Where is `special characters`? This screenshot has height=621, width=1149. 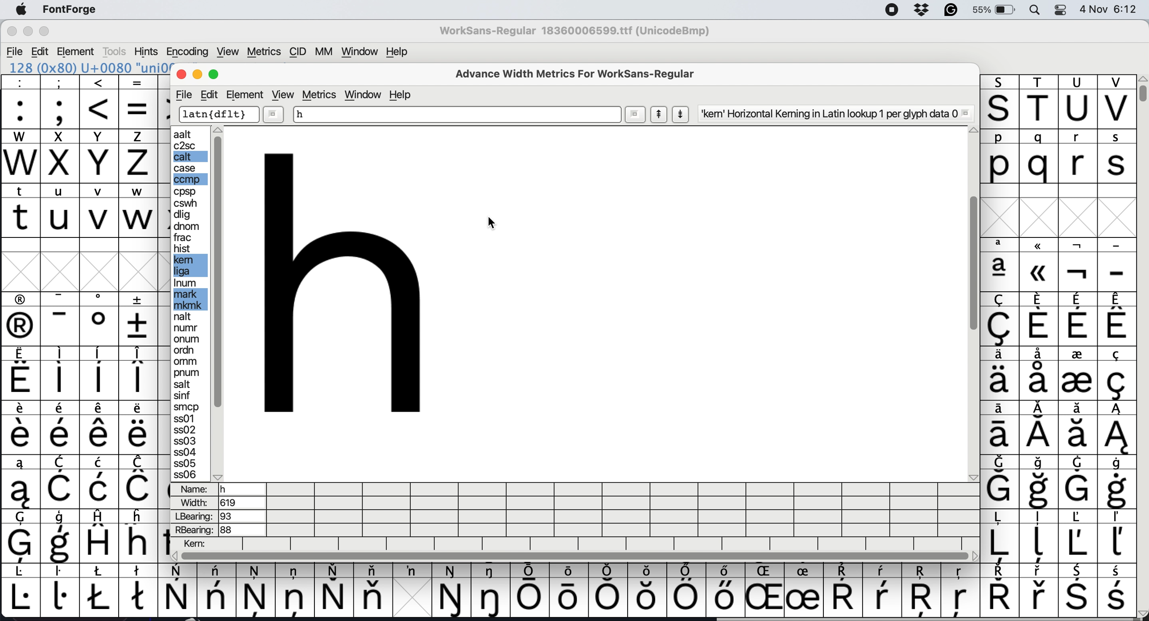 special characters is located at coordinates (86, 80).